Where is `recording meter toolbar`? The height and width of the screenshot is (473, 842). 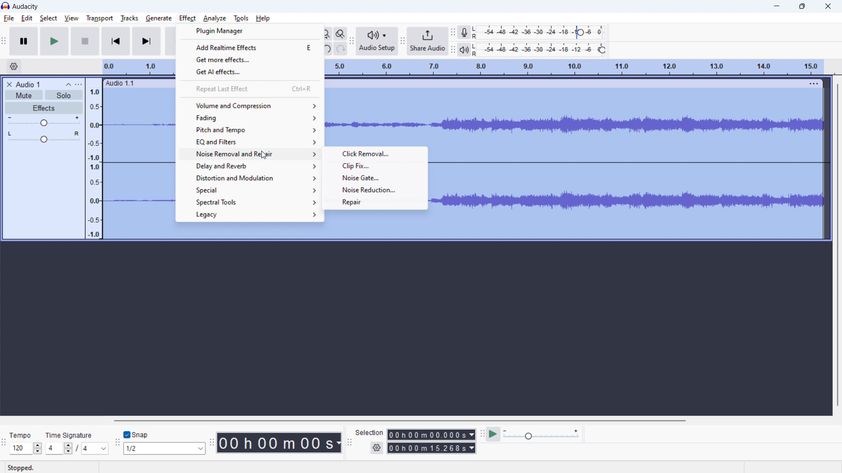 recording meter toolbar is located at coordinates (453, 32).